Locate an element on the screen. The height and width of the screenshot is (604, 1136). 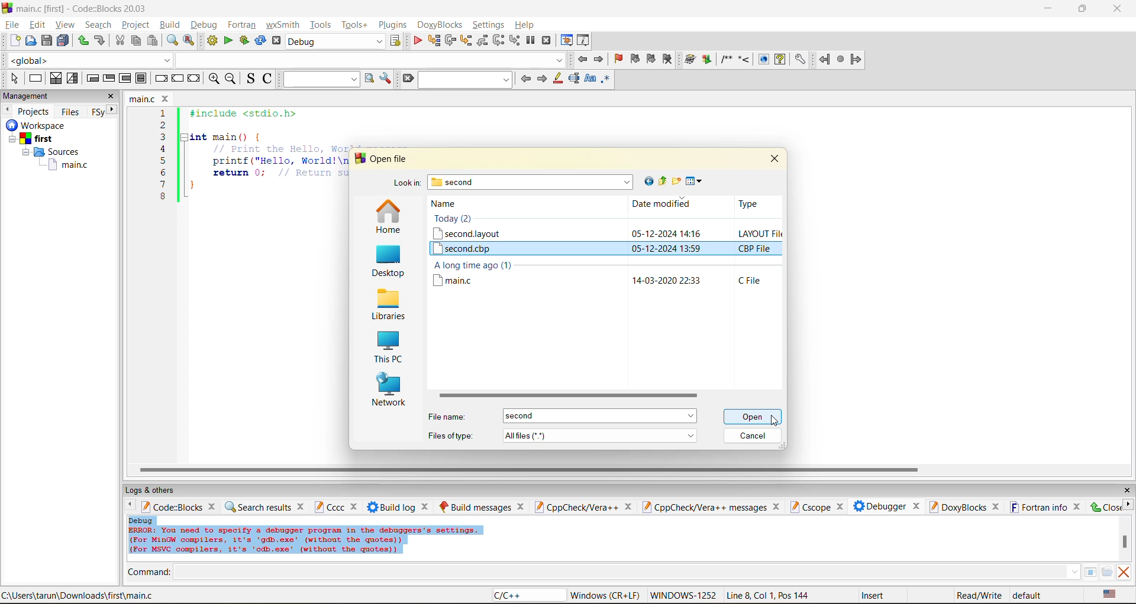
Error info is located at coordinates (305, 541).